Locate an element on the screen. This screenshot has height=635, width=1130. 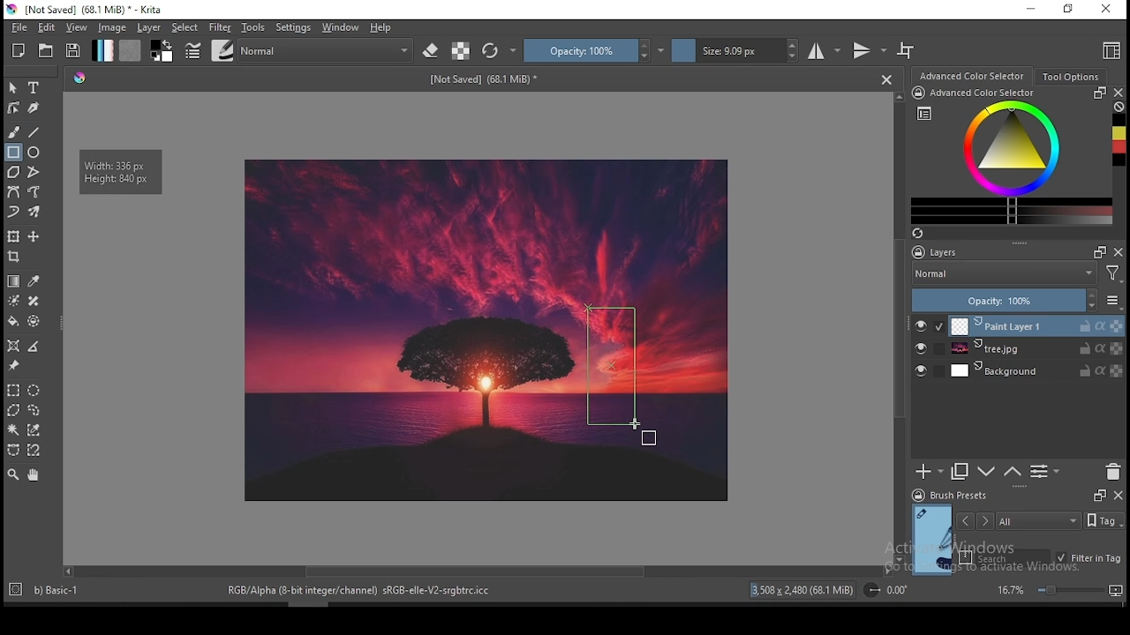
help is located at coordinates (381, 28).